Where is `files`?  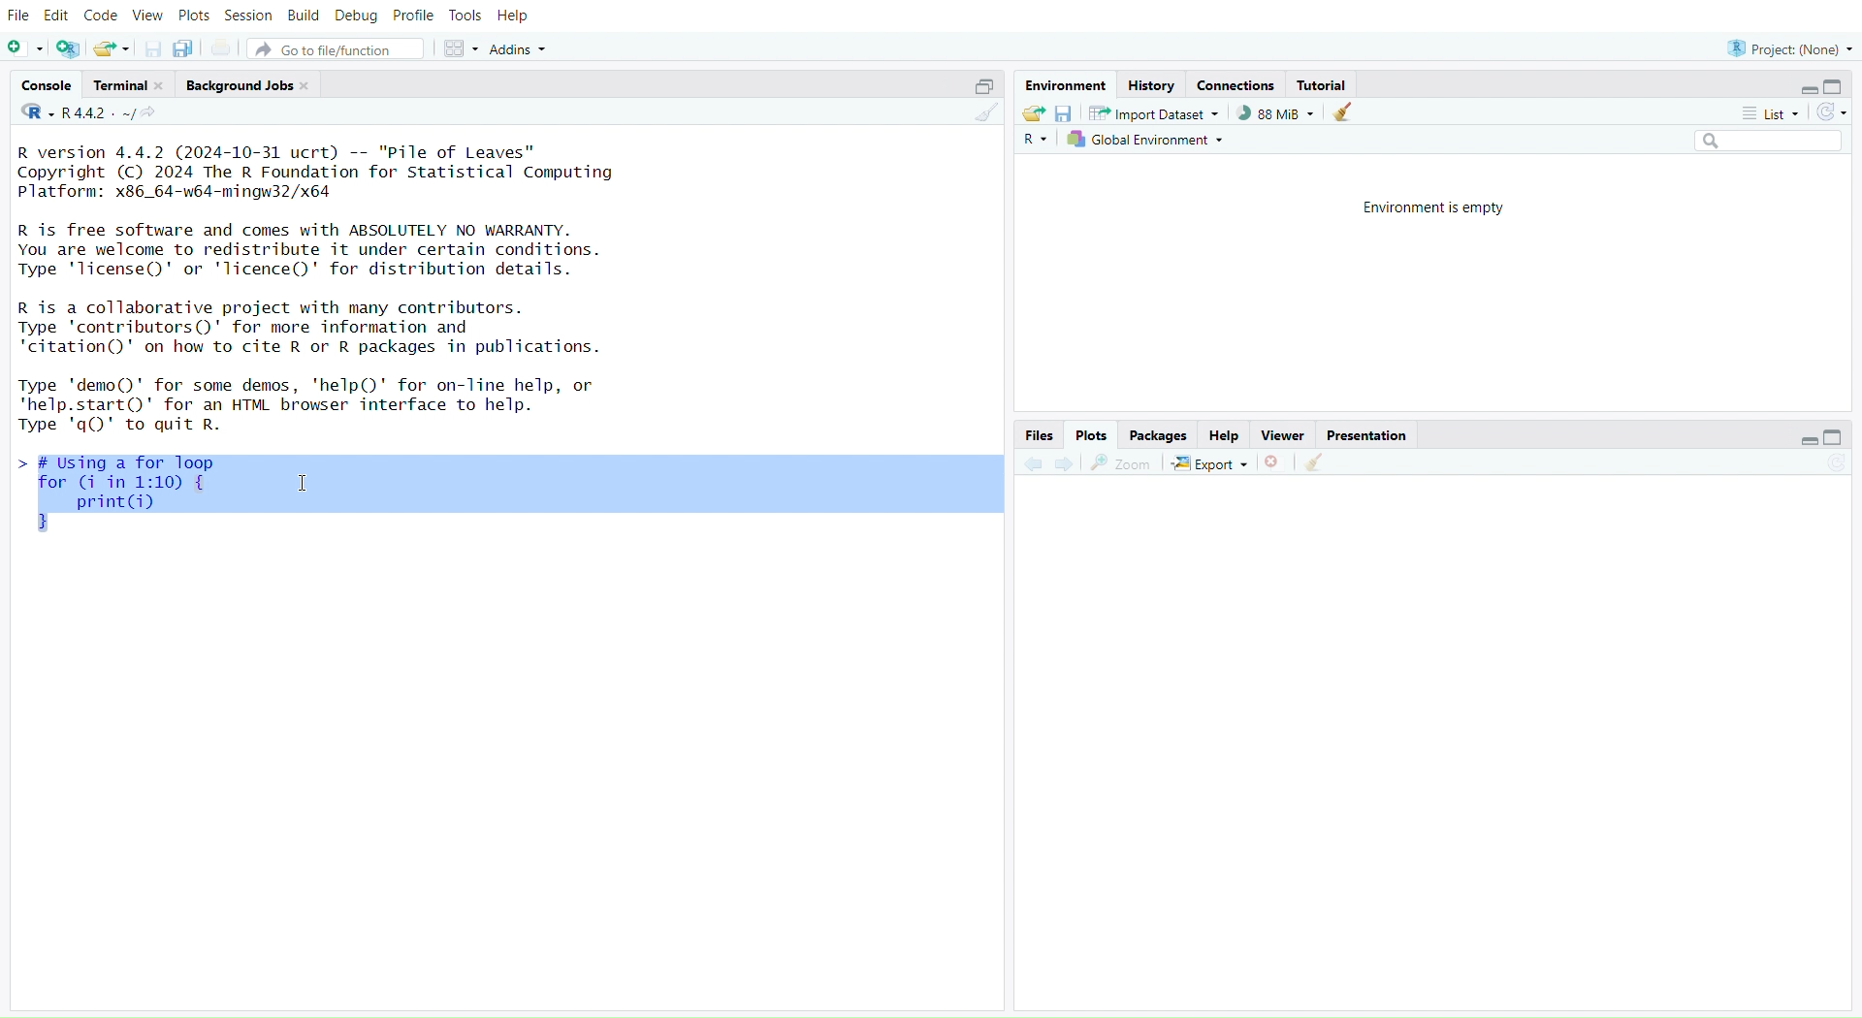
files is located at coordinates (1038, 434).